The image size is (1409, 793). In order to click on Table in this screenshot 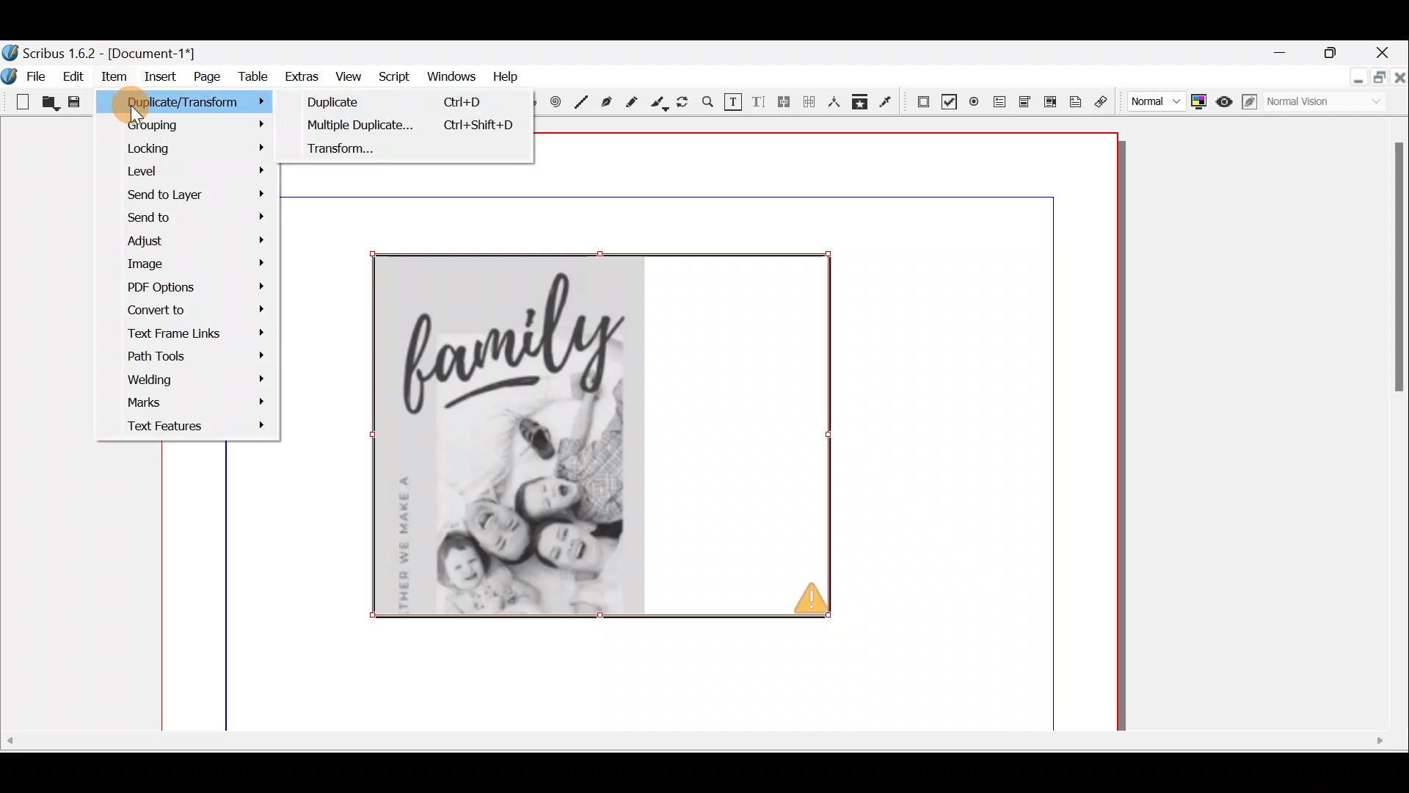, I will do `click(252, 80)`.